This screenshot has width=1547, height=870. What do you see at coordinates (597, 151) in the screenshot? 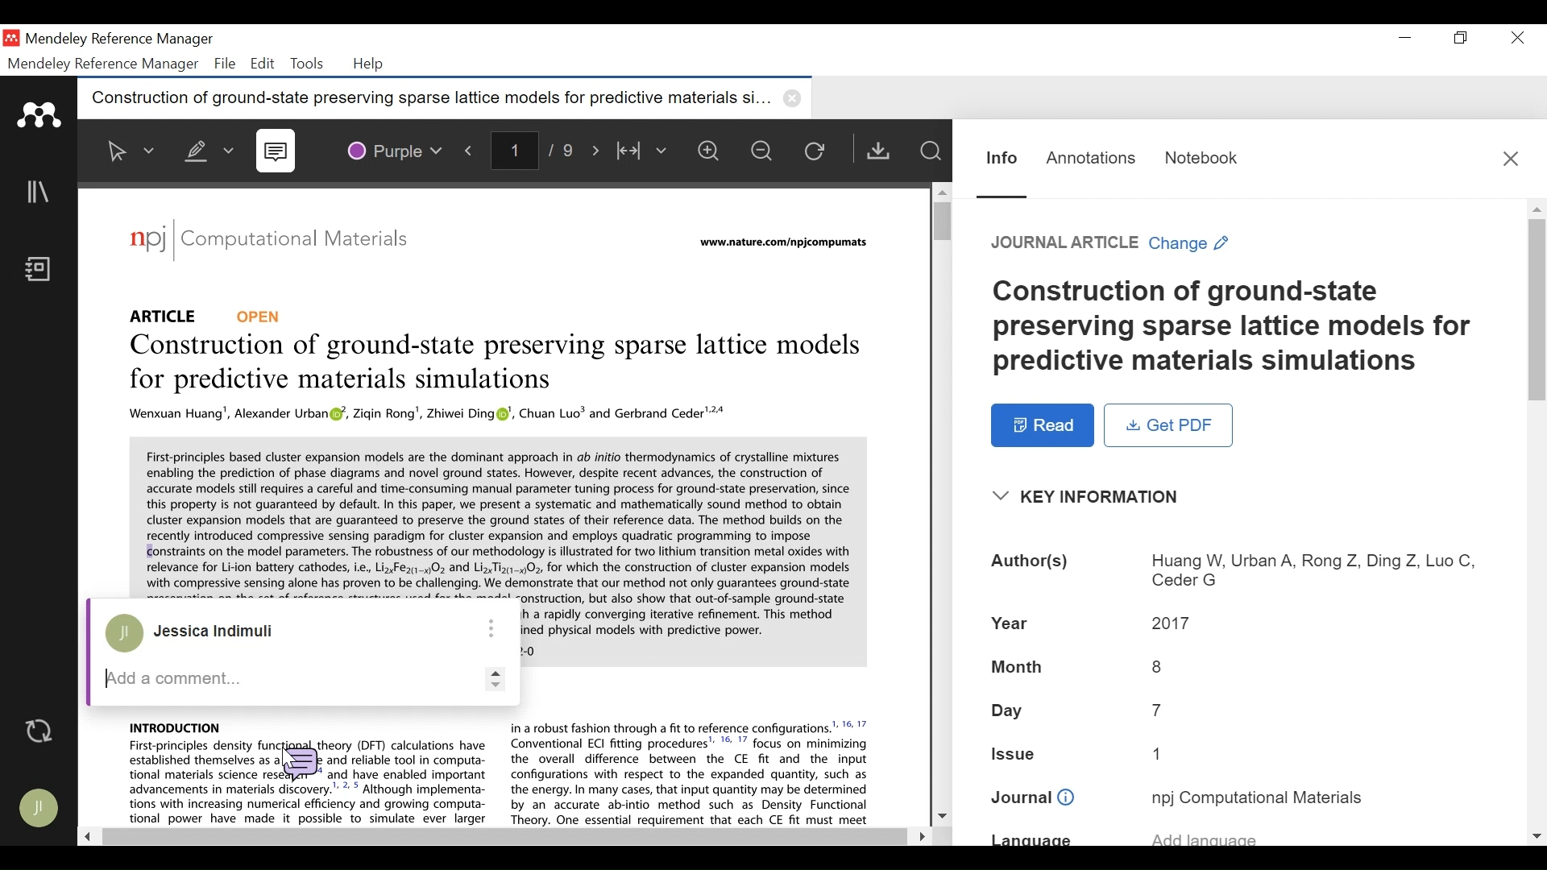
I see `Next Page` at bounding box center [597, 151].